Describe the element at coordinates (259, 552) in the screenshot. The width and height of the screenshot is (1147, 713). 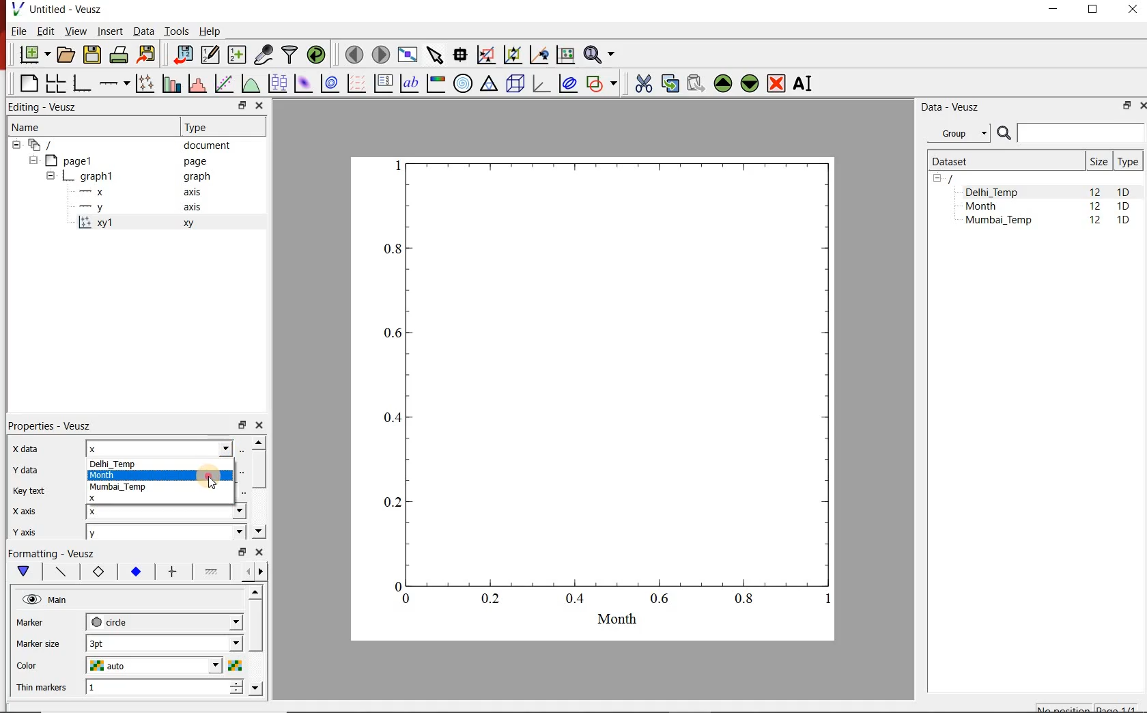
I see `close` at that location.